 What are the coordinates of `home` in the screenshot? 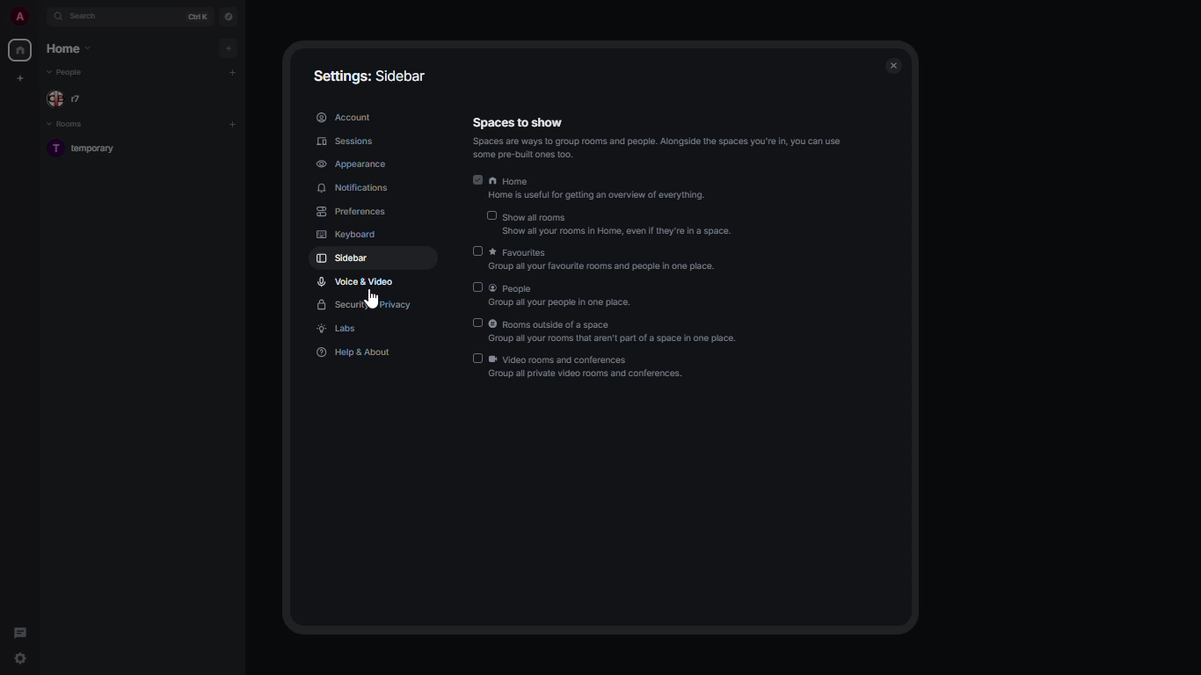 It's located at (597, 188).